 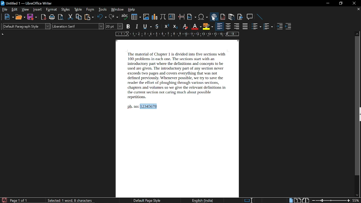 What do you see at coordinates (228, 27) in the screenshot?
I see `align center` at bounding box center [228, 27].